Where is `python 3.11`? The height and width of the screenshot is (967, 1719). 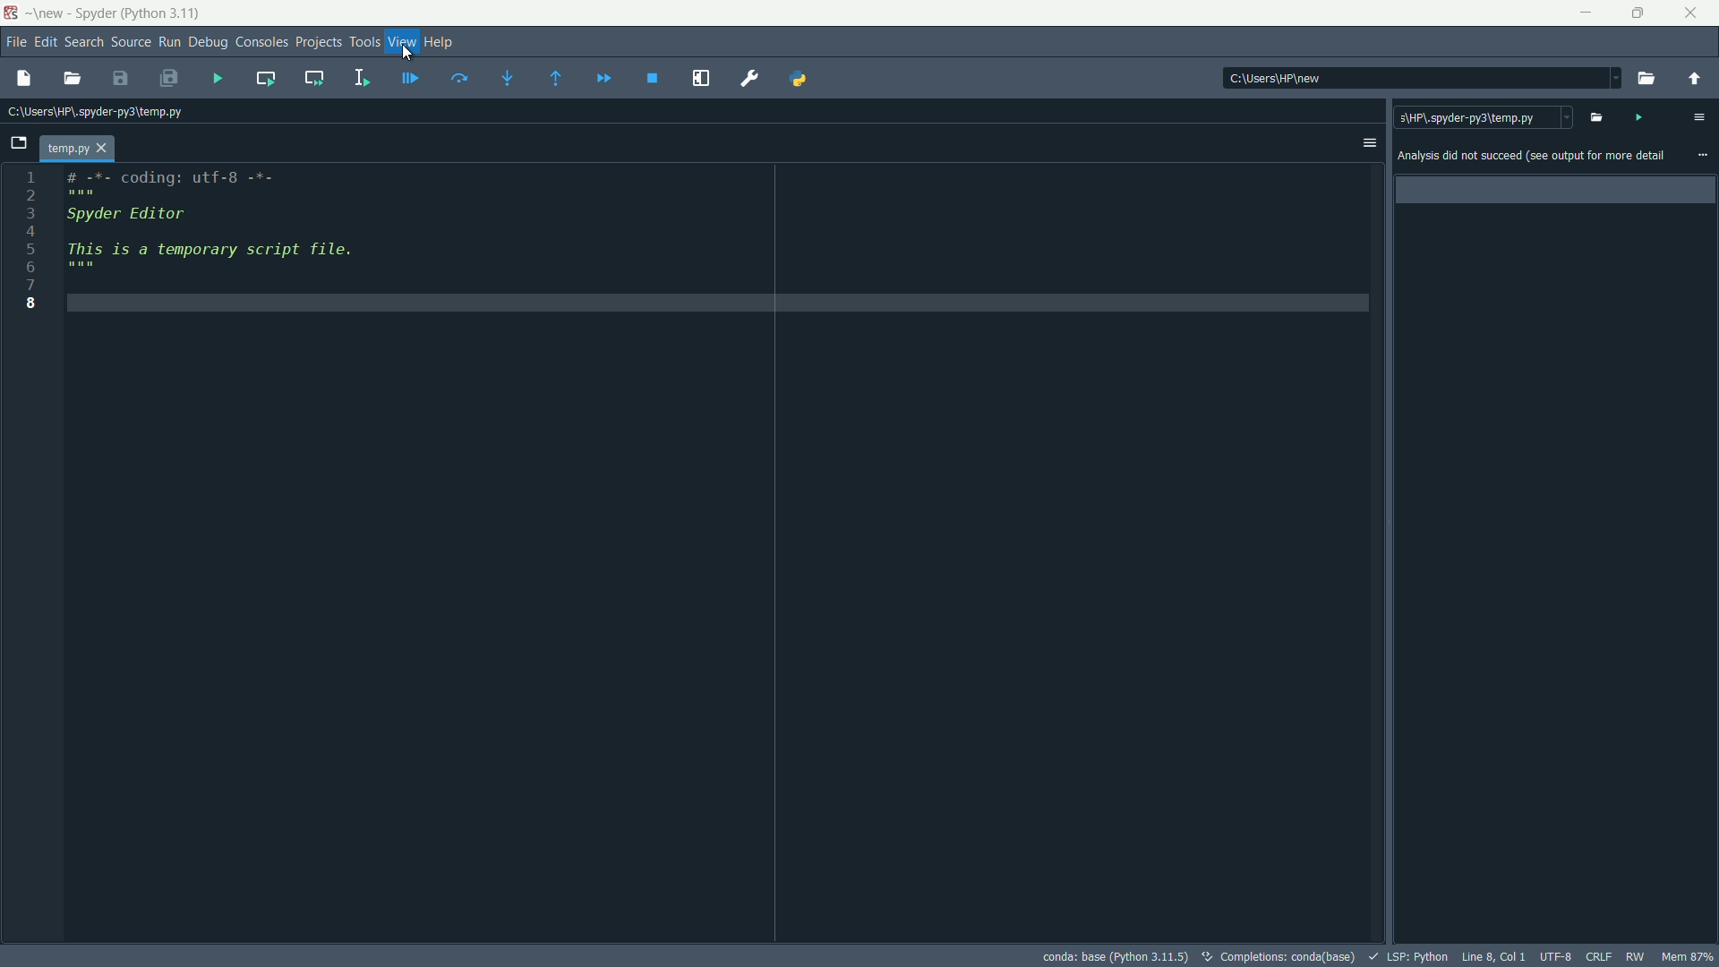
python 3.11 is located at coordinates (162, 13).